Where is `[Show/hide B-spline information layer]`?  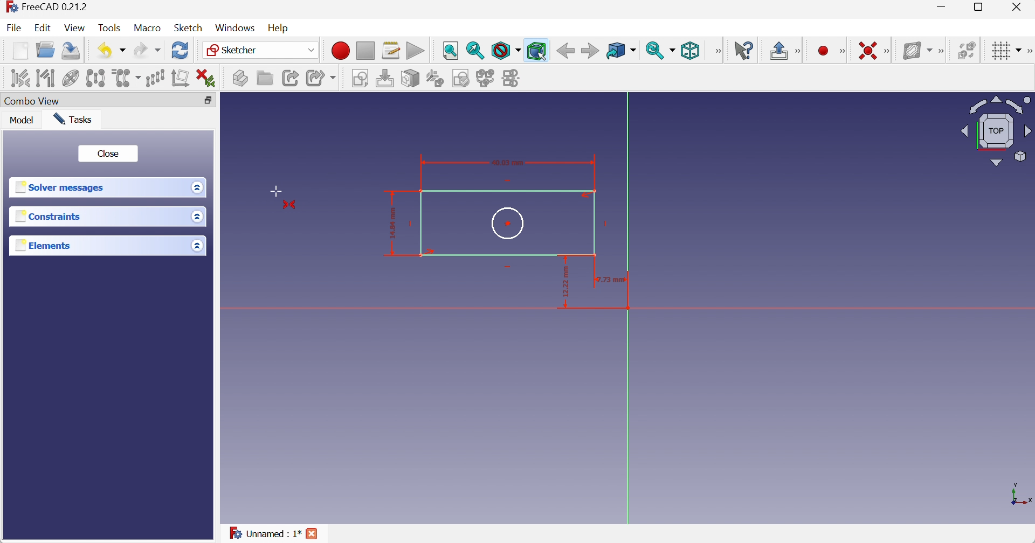
[Show/hide B-spline information layer] is located at coordinates (917, 51).